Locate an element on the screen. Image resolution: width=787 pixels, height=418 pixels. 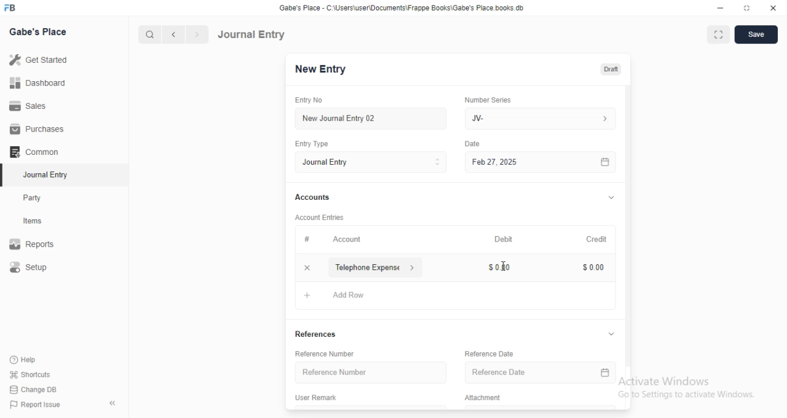
# is located at coordinates (307, 239).